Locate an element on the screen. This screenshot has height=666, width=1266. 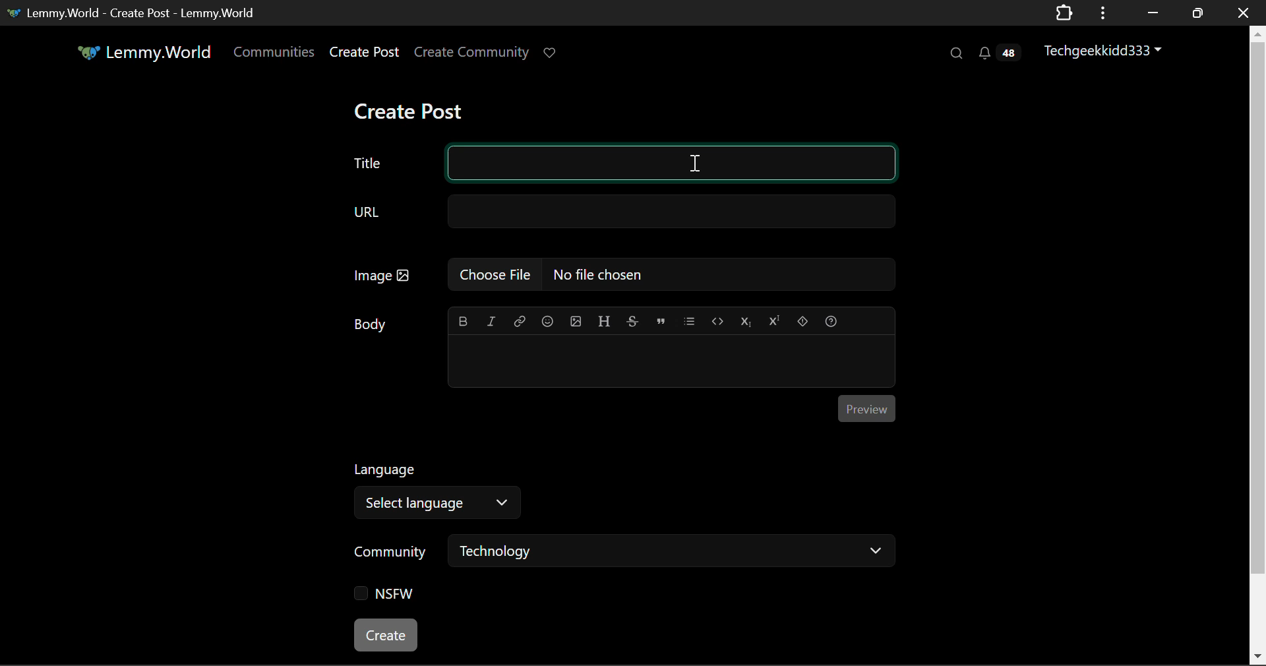
Extensions is located at coordinates (1064, 12).